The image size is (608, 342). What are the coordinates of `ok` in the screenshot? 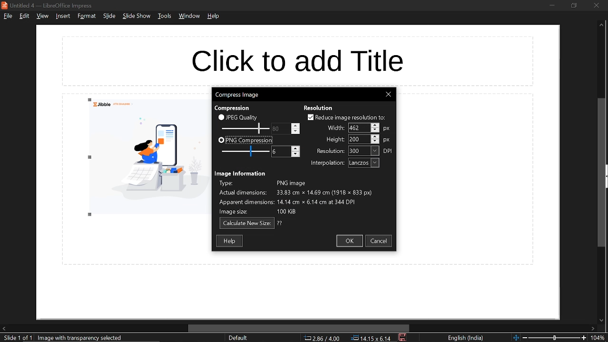 It's located at (349, 241).